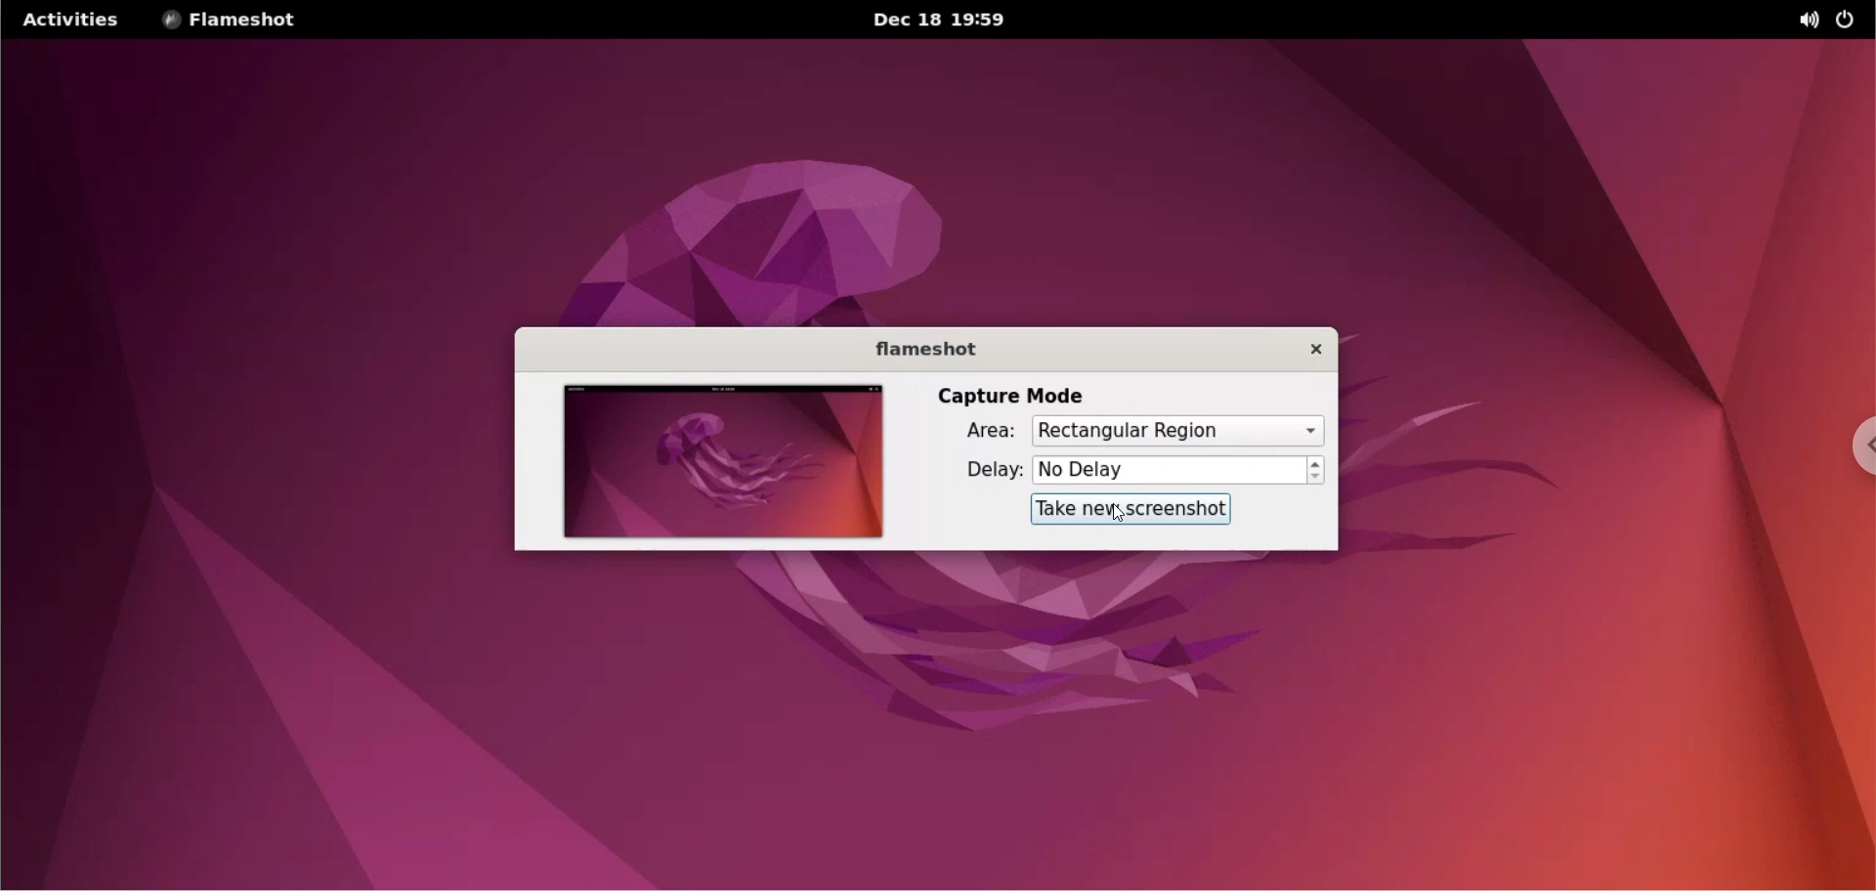 The width and height of the screenshot is (1876, 891). I want to click on flameshot label, so click(924, 350).